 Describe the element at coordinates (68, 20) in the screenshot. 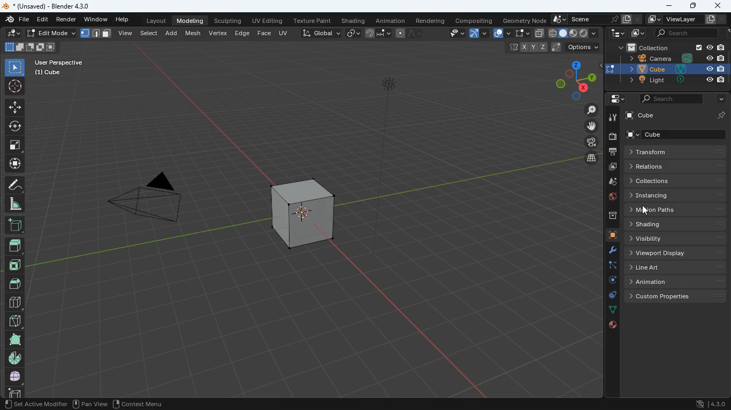

I see `render` at that location.